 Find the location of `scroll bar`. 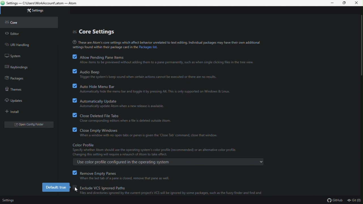

scroll bar is located at coordinates (360, 58).